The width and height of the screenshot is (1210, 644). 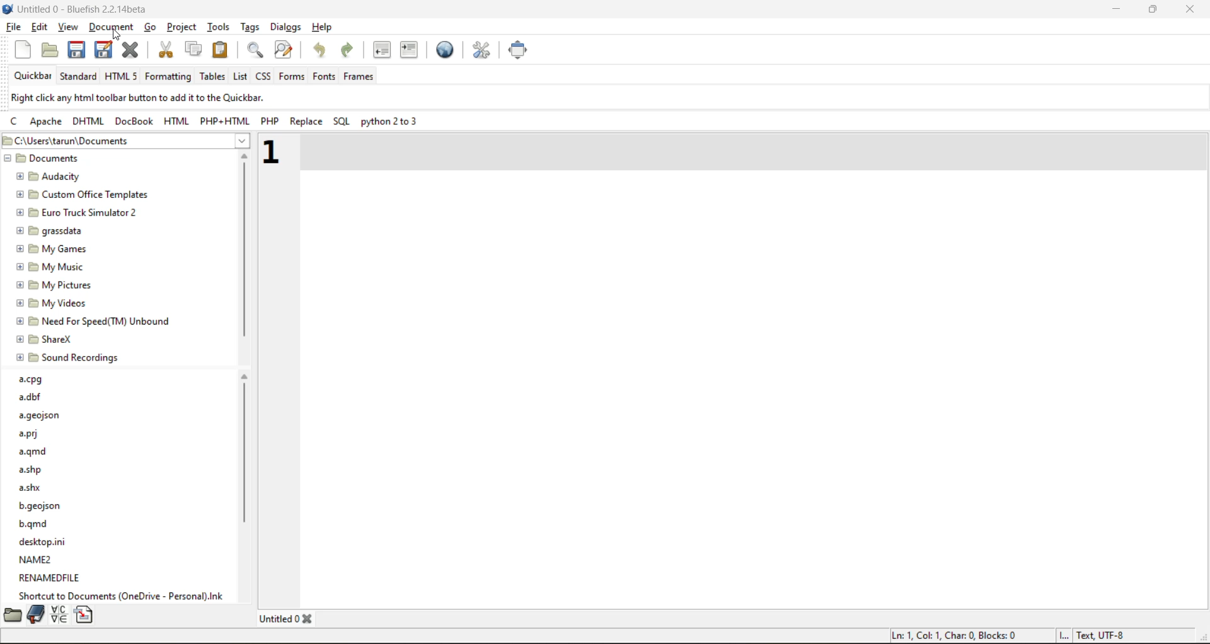 I want to click on new, so click(x=23, y=47).